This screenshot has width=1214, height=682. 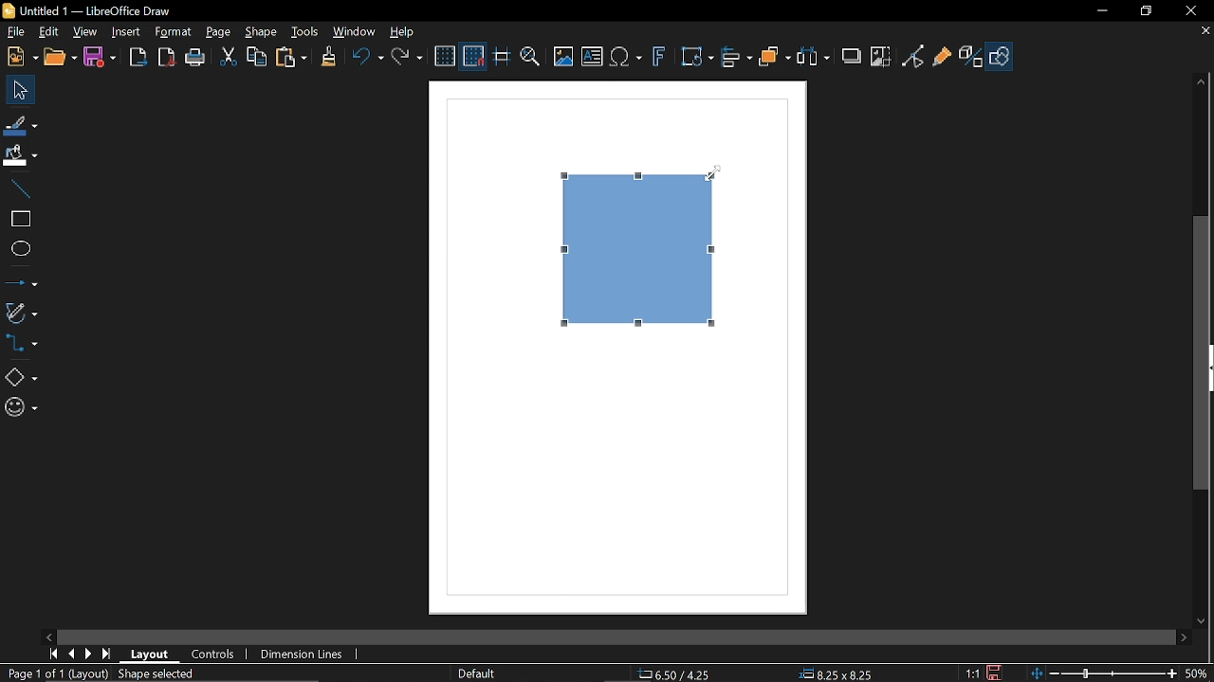 What do you see at coordinates (561, 57) in the screenshot?
I see `Insert image` at bounding box center [561, 57].